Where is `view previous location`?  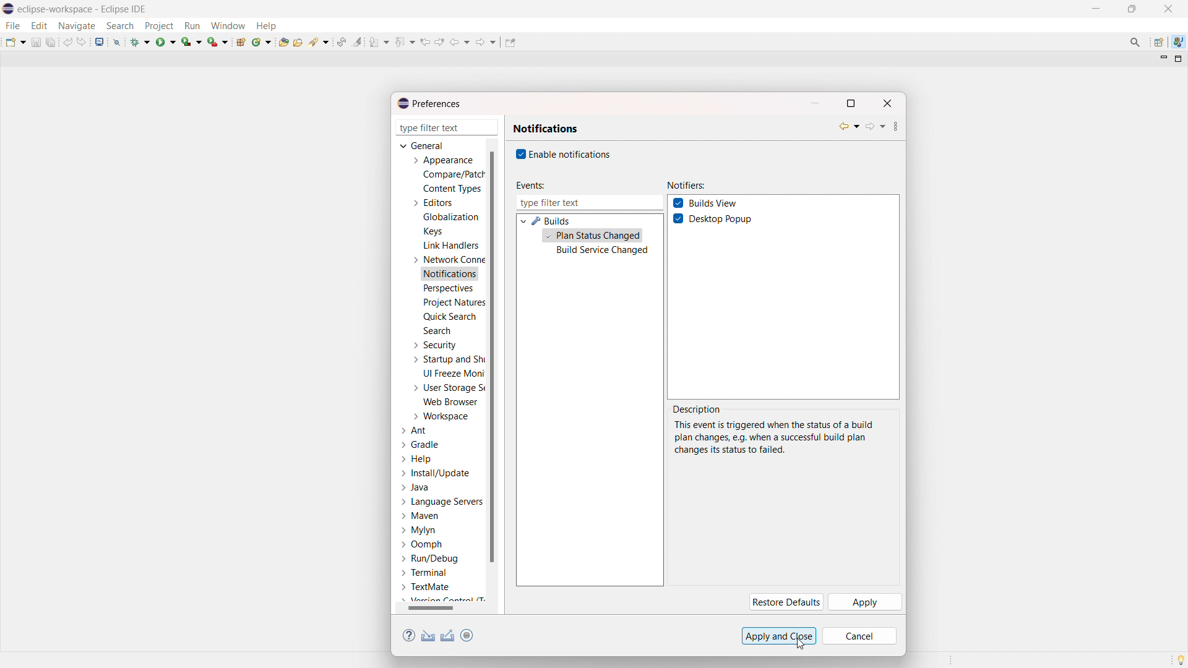 view previous location is located at coordinates (425, 41).